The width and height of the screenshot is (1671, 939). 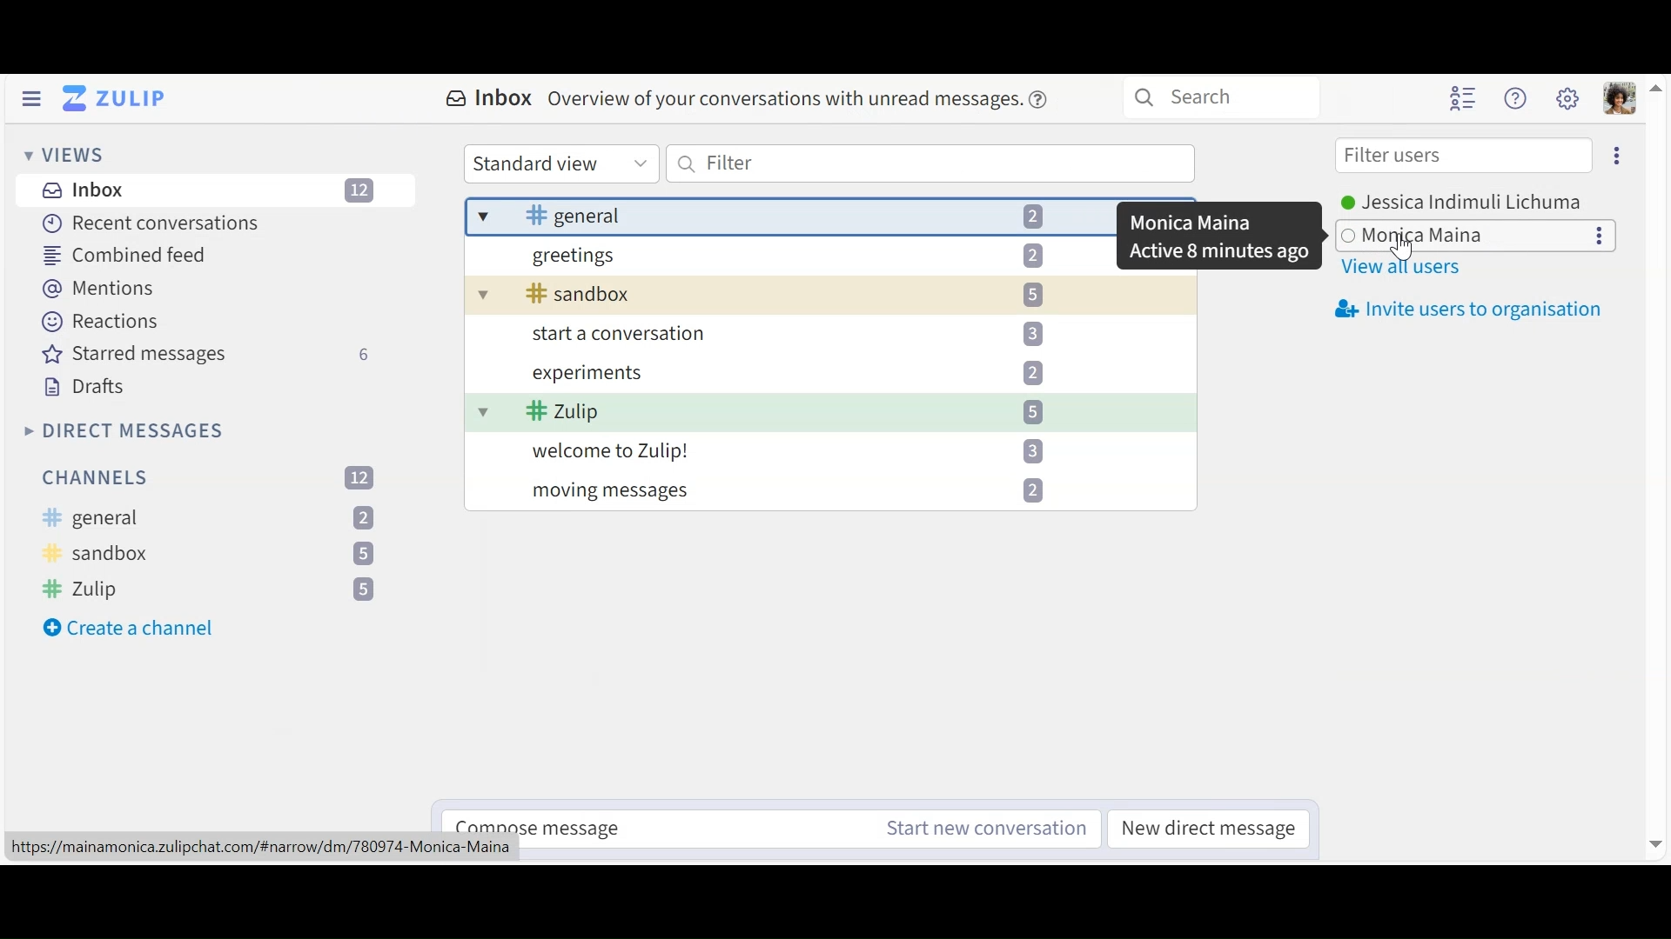 I want to click on message, so click(x=835, y=296).